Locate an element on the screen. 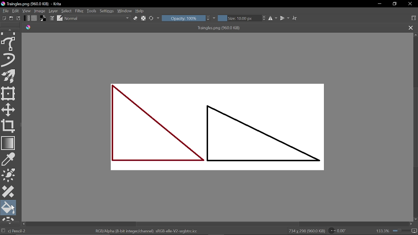  vertical scroll bar is located at coordinates (415, 123).